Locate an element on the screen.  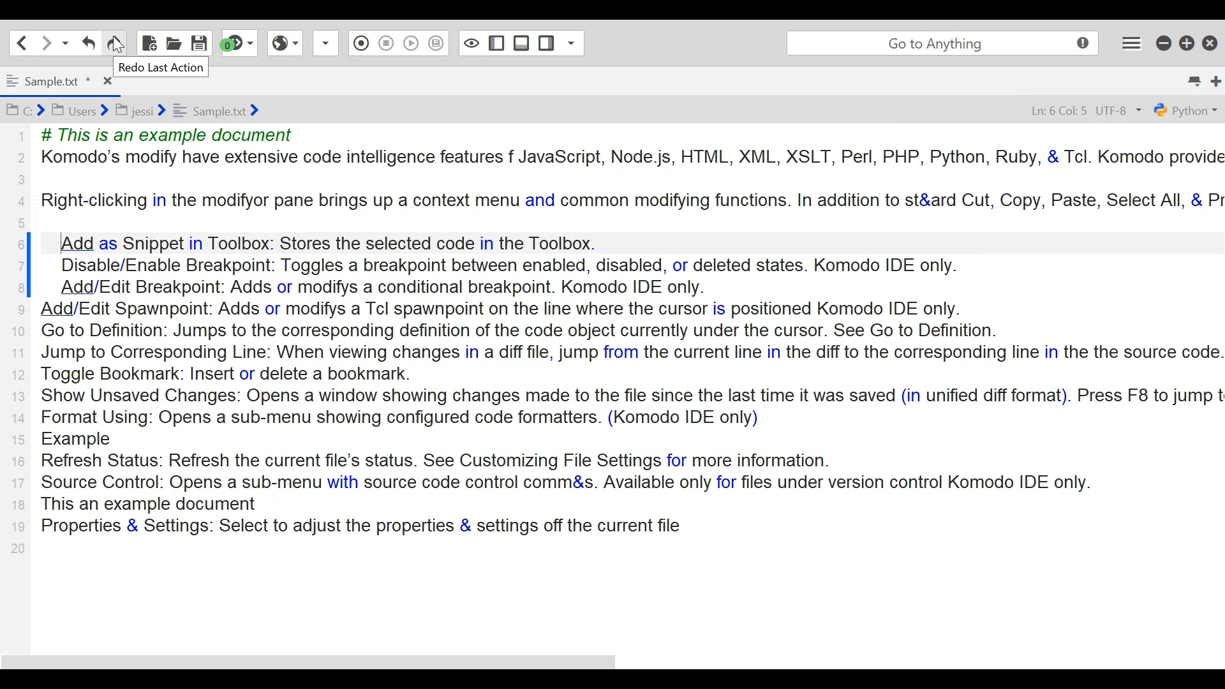
Jessi File is located at coordinates (141, 110).